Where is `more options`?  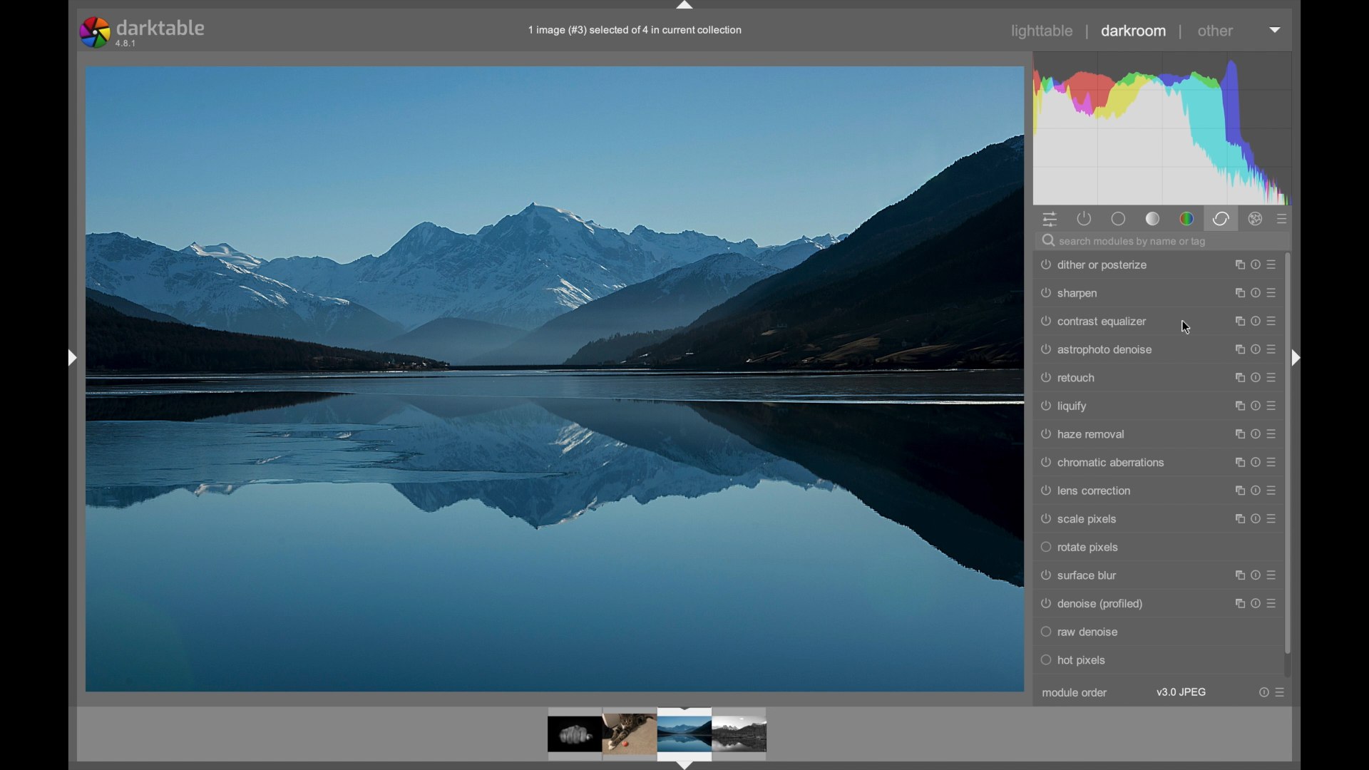
more options is located at coordinates (1253, 377).